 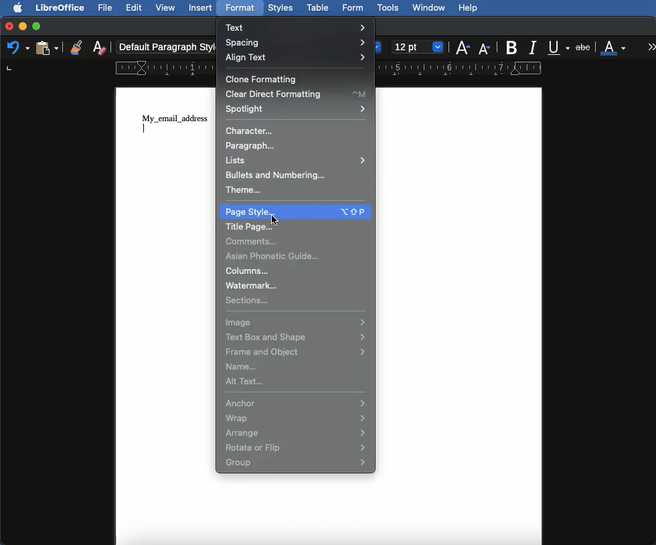 I want to click on Window, so click(x=429, y=8).